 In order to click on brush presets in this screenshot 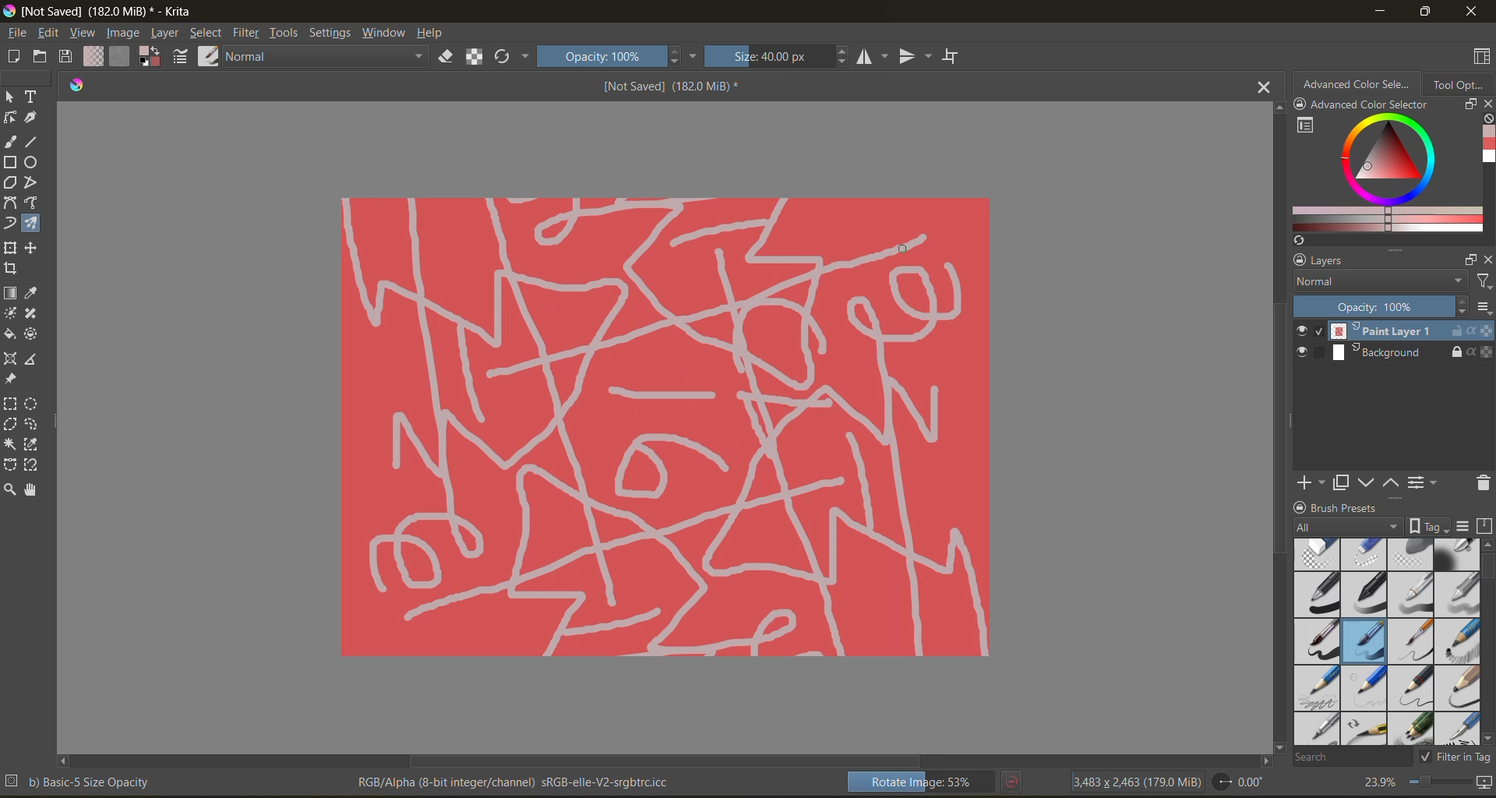, I will do `click(1388, 641)`.